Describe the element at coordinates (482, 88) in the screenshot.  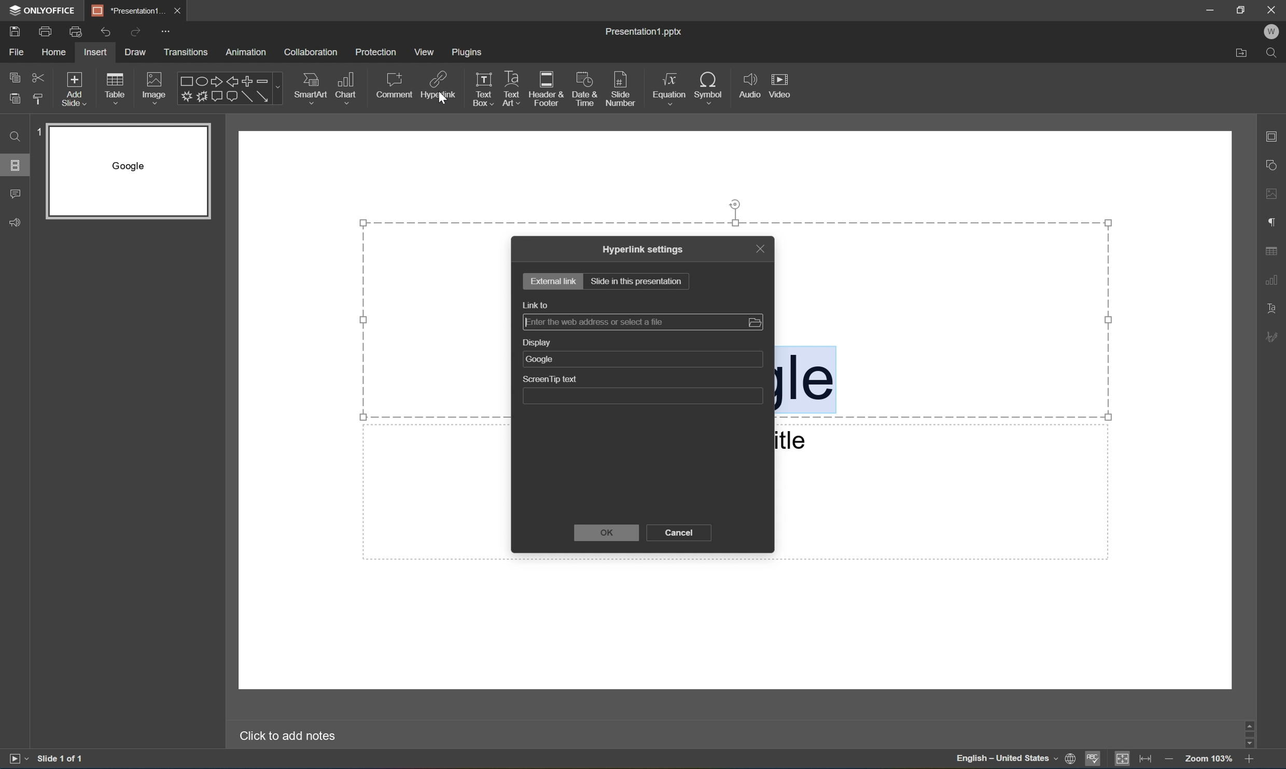
I see `Text box` at that location.